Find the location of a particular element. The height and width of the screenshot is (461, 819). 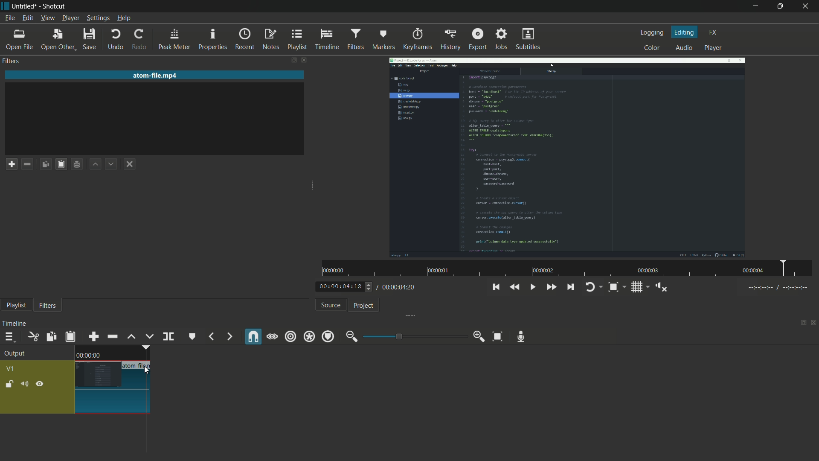

playlist is located at coordinates (15, 305).